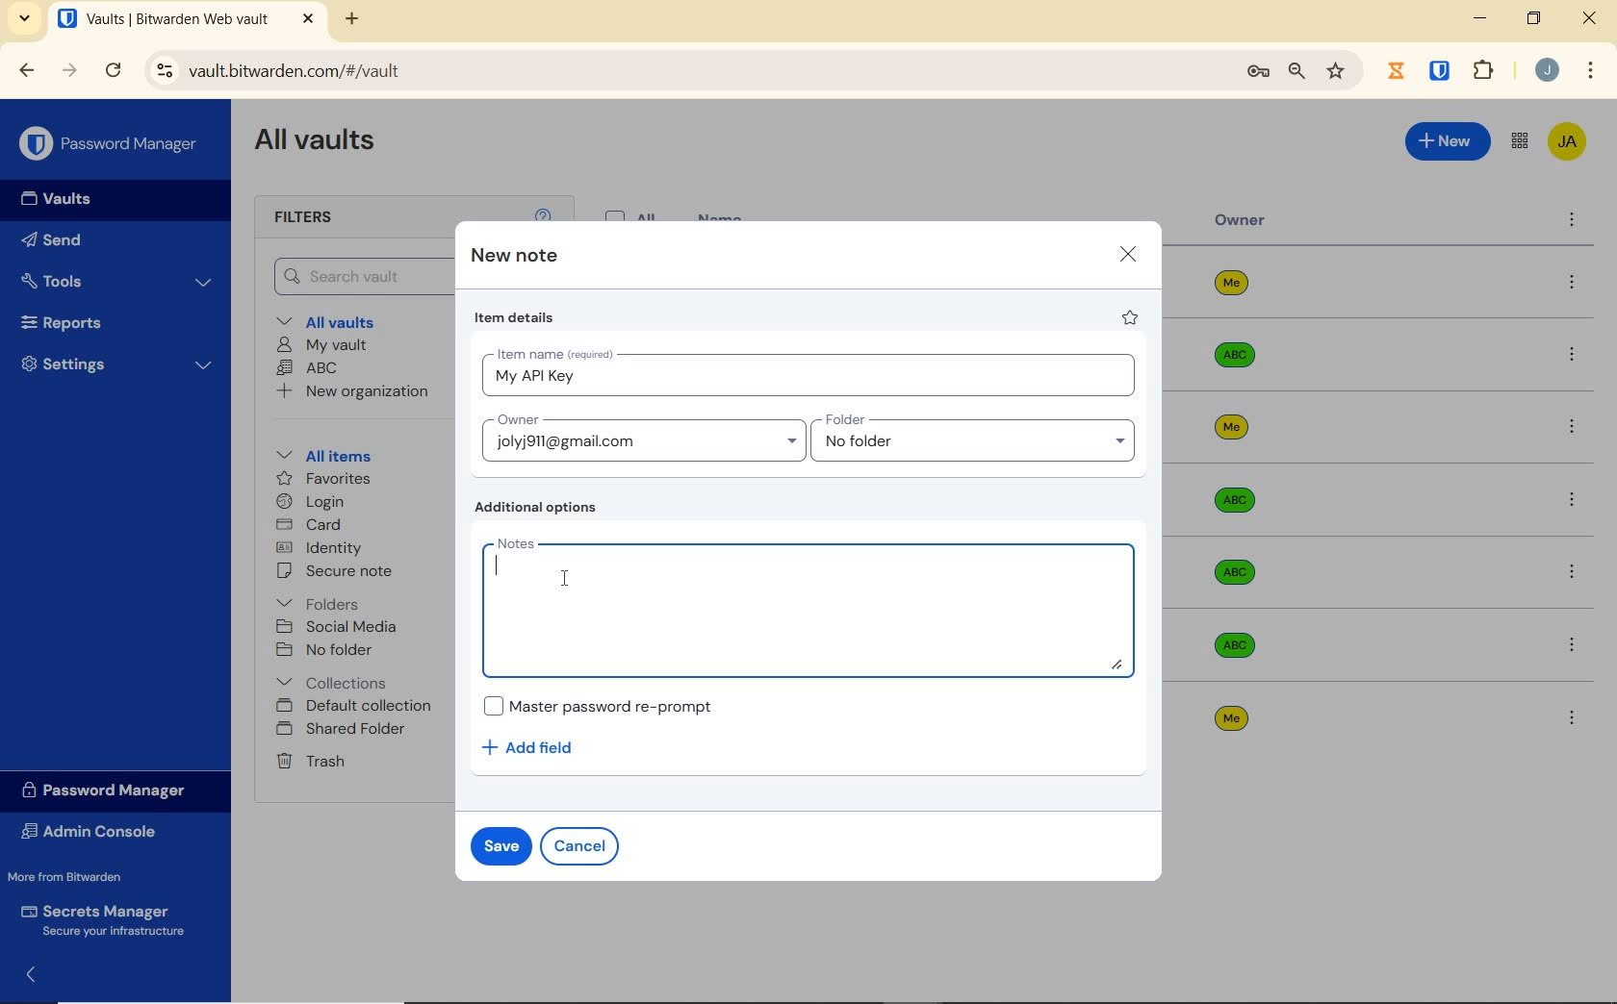 This screenshot has height=1004, width=1617. What do you see at coordinates (1573, 284) in the screenshot?
I see `more options` at bounding box center [1573, 284].